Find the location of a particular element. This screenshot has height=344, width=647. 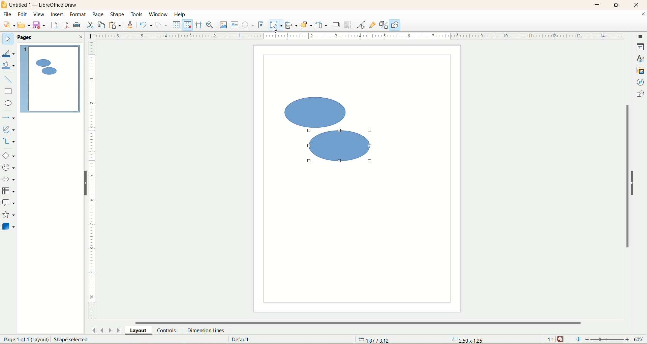

snap to grid is located at coordinates (189, 26).